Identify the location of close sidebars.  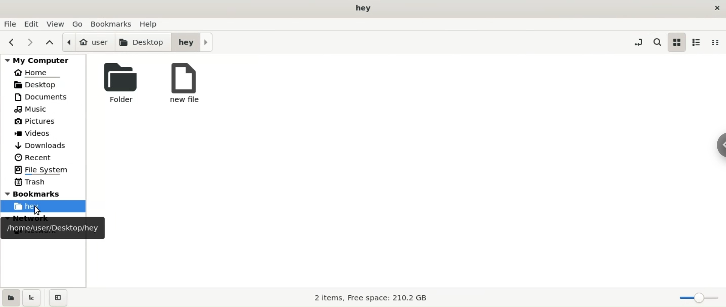
(58, 298).